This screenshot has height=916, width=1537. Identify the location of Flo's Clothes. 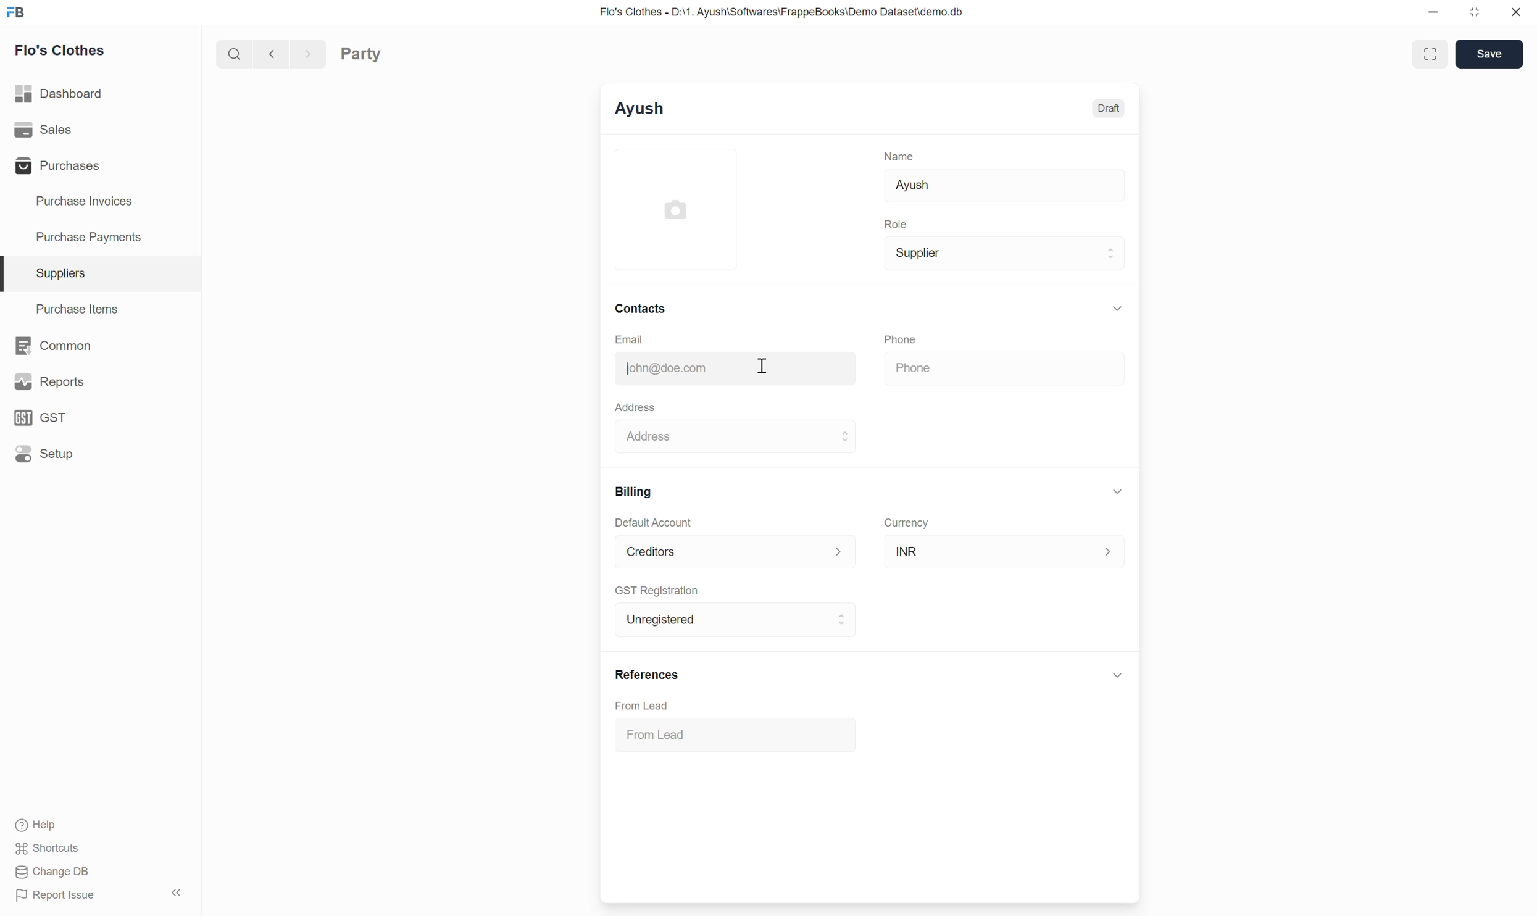
(60, 49).